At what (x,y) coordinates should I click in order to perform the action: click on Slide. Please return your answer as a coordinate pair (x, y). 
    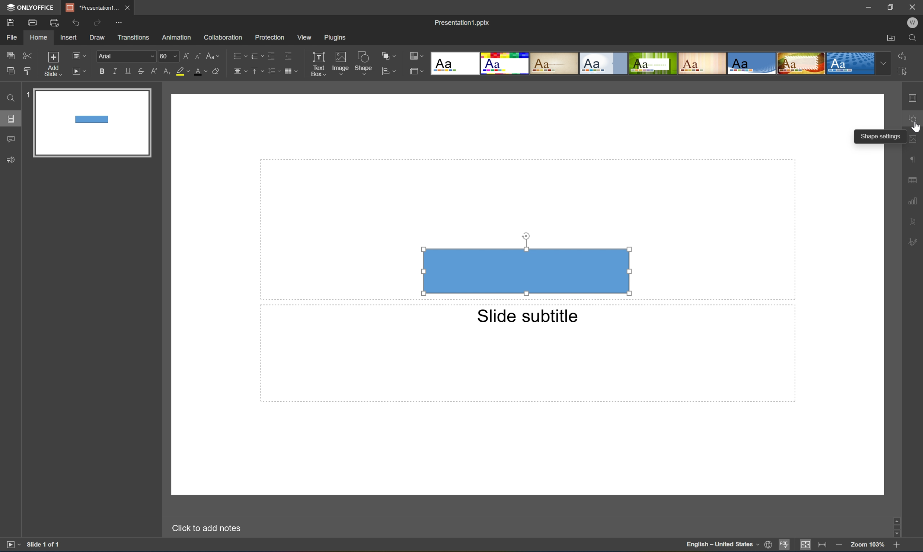
    Looking at the image, I should click on (91, 124).